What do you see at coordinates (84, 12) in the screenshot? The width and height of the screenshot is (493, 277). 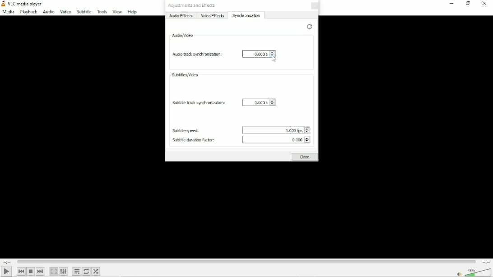 I see `Subtitle` at bounding box center [84, 12].